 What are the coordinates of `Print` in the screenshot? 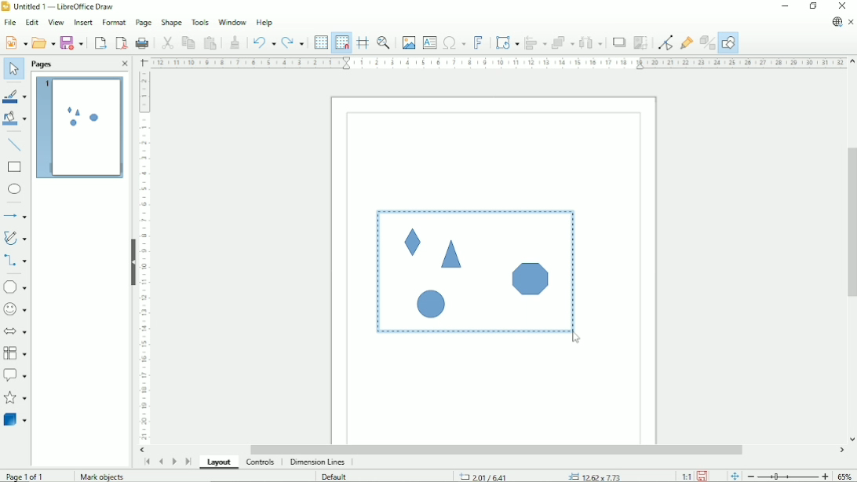 It's located at (142, 41).